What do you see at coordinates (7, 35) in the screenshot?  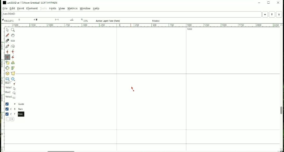 I see `Draw a freehand curve` at bounding box center [7, 35].